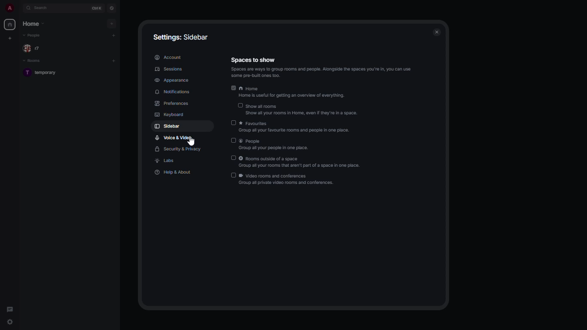  I want to click on preferences, so click(174, 103).